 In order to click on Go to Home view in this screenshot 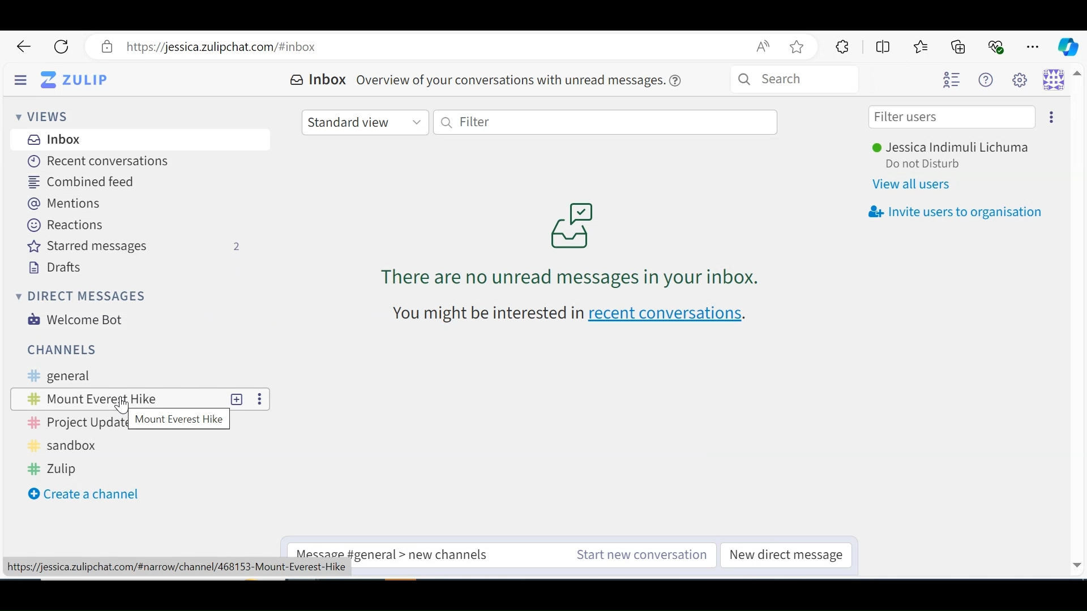, I will do `click(83, 79)`.